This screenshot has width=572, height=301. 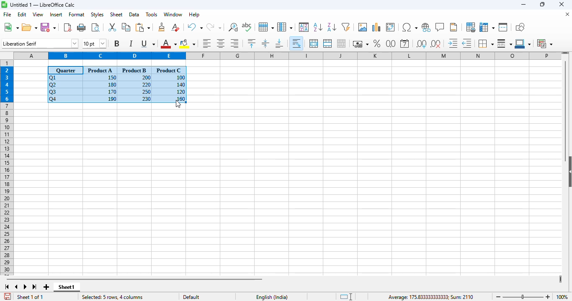 What do you see at coordinates (346, 27) in the screenshot?
I see `autofilter` at bounding box center [346, 27].